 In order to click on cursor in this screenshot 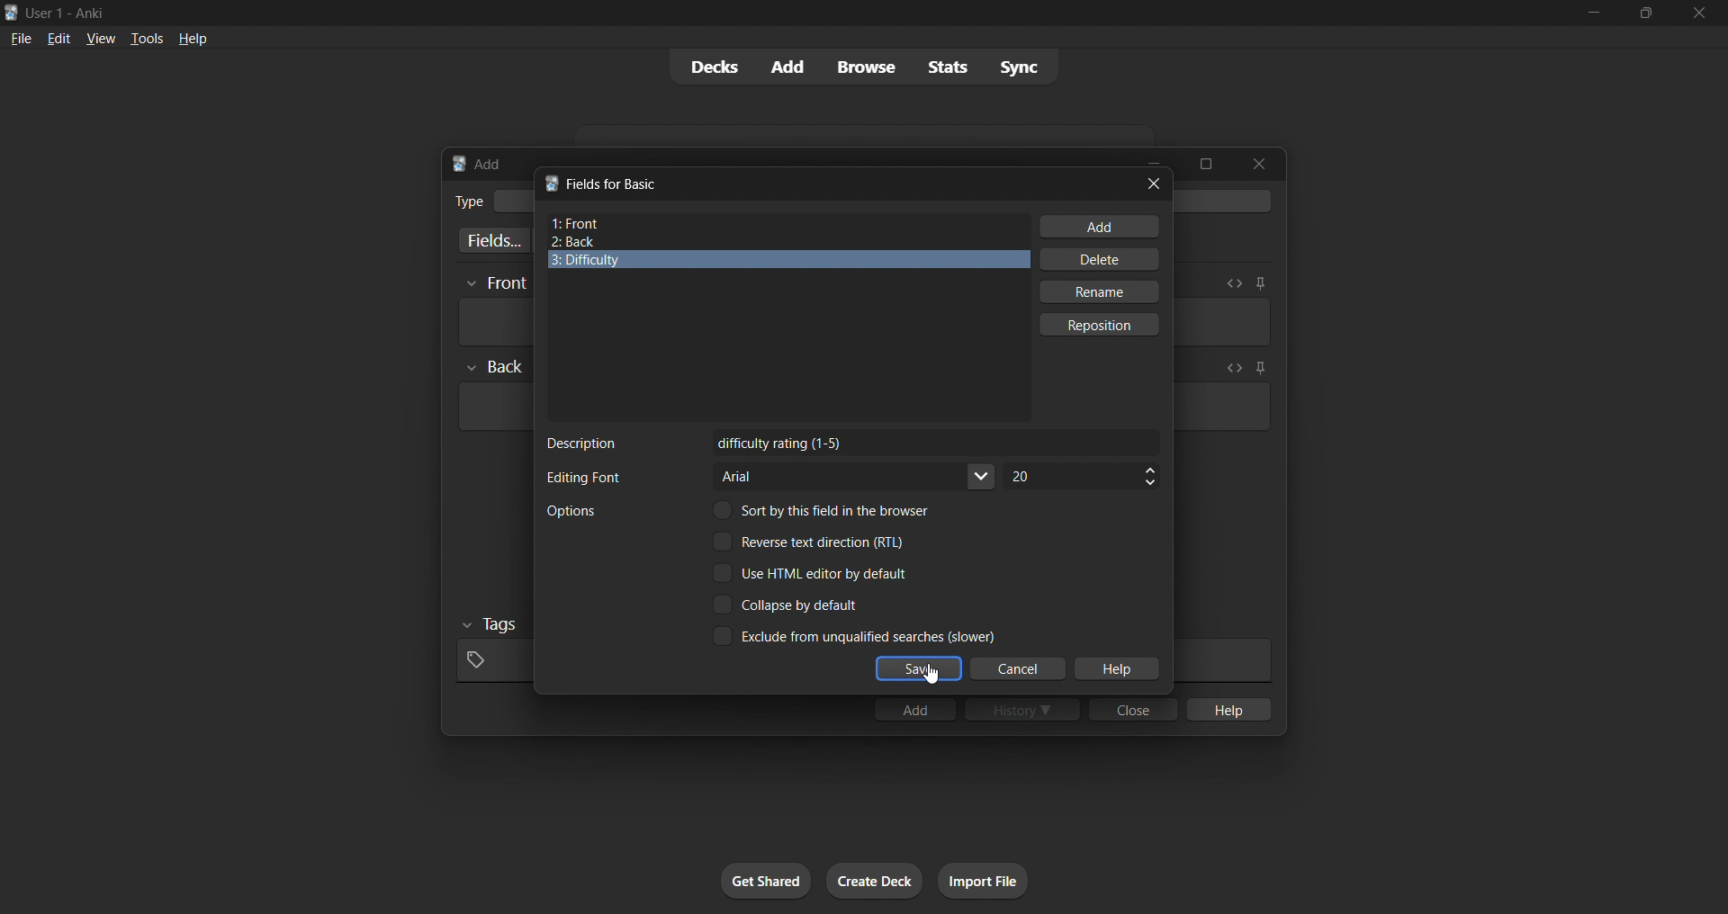, I will do `click(931, 674)`.